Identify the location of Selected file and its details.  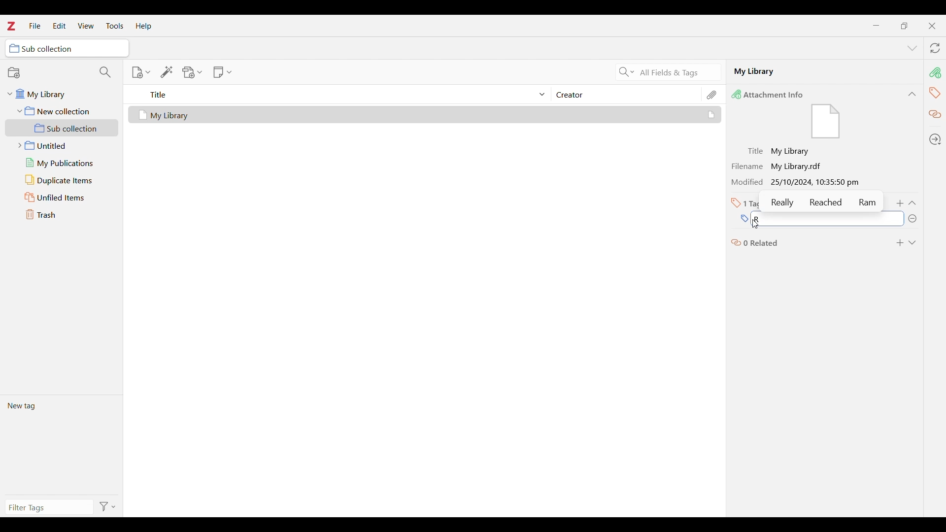
(425, 115).